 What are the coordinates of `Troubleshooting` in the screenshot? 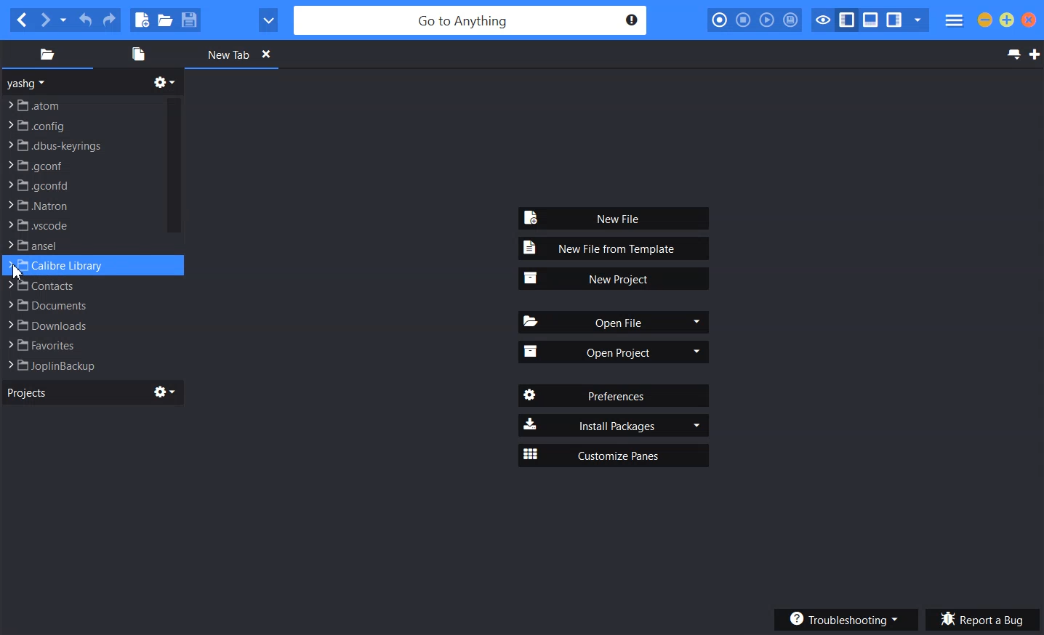 It's located at (844, 618).